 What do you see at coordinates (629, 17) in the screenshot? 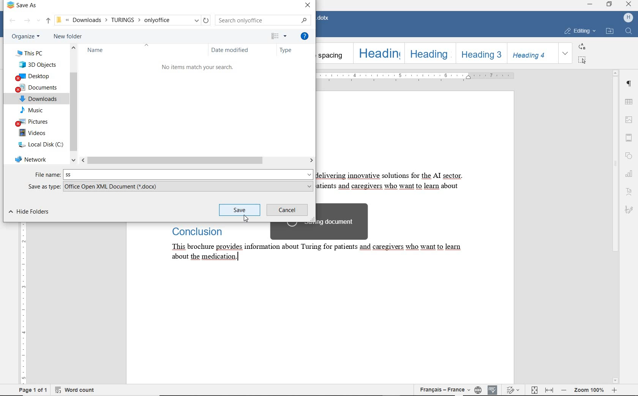
I see `HP` at bounding box center [629, 17].